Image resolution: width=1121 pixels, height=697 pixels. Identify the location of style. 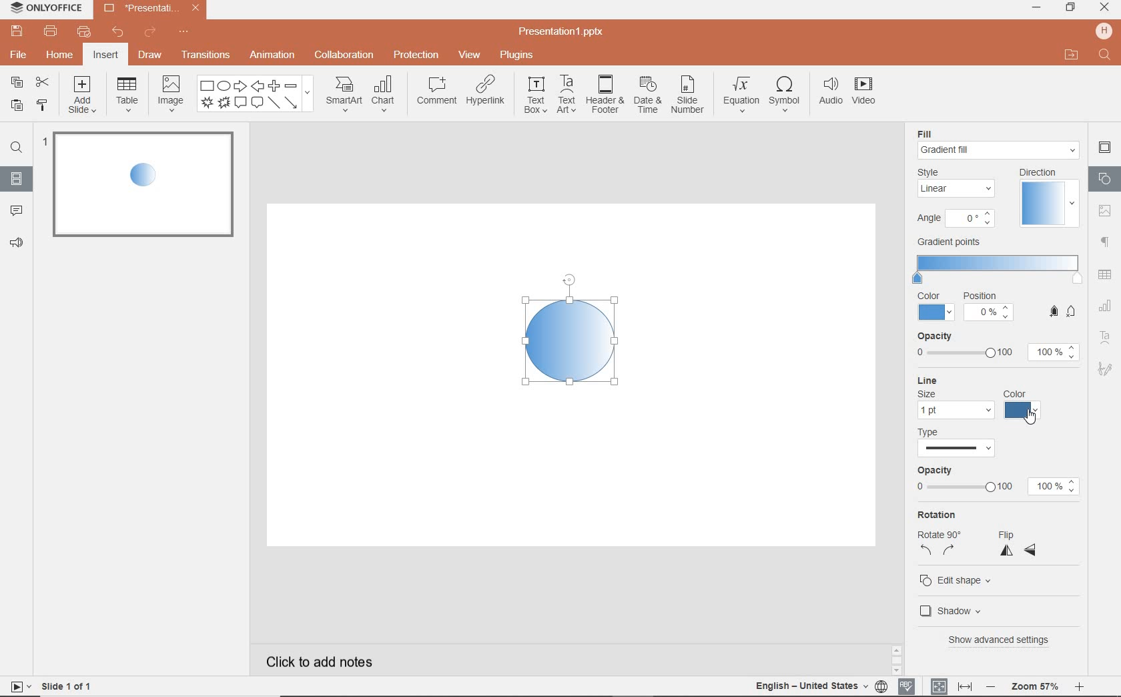
(958, 183).